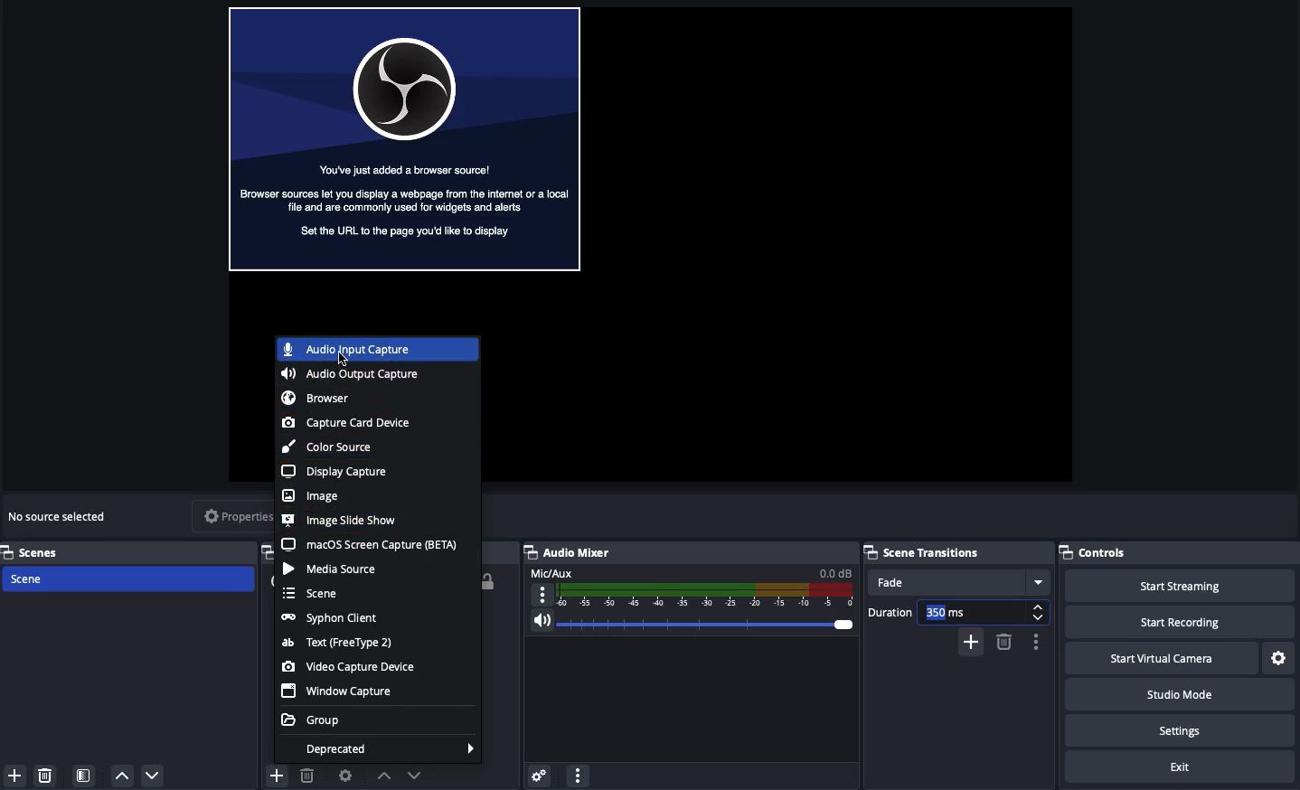 The image size is (1300, 790). Describe the element at coordinates (414, 775) in the screenshot. I see `Move down` at that location.